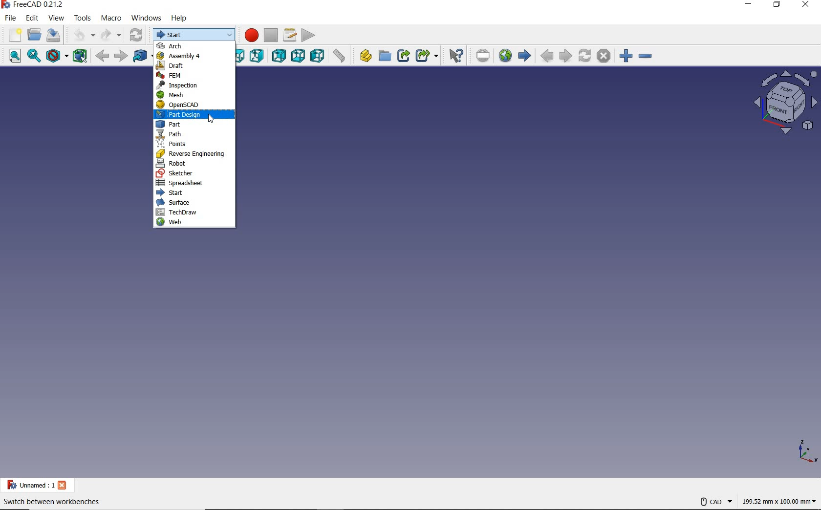 The width and height of the screenshot is (821, 510). What do you see at coordinates (604, 56) in the screenshot?
I see `STOP LOADING` at bounding box center [604, 56].